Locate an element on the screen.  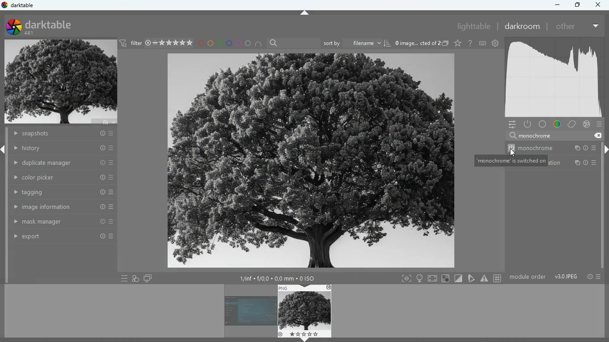
minimize is located at coordinates (556, 4).